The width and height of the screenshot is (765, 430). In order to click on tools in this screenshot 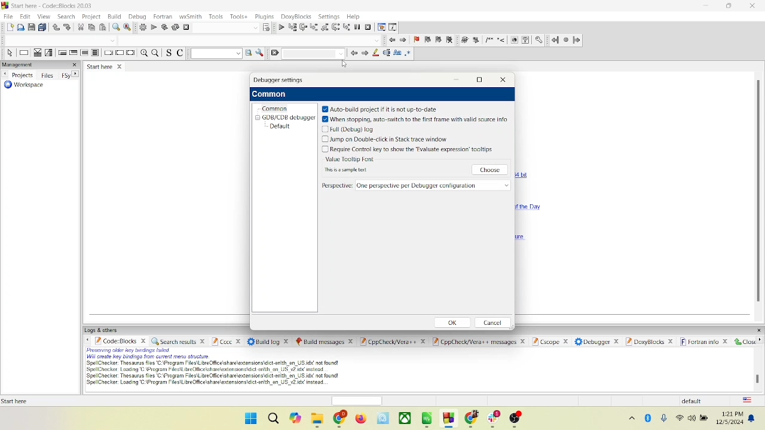, I will do `click(240, 17)`.